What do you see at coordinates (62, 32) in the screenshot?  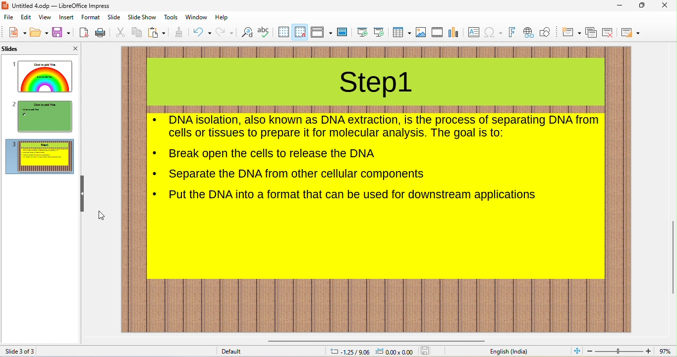 I see `save` at bounding box center [62, 32].